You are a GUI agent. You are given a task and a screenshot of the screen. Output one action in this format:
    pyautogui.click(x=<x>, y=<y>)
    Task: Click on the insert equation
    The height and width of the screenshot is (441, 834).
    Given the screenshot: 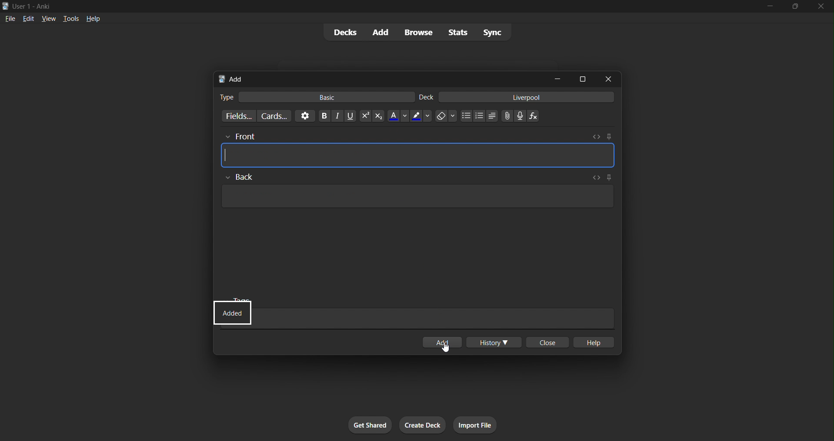 What is the action you would take?
    pyautogui.click(x=534, y=114)
    